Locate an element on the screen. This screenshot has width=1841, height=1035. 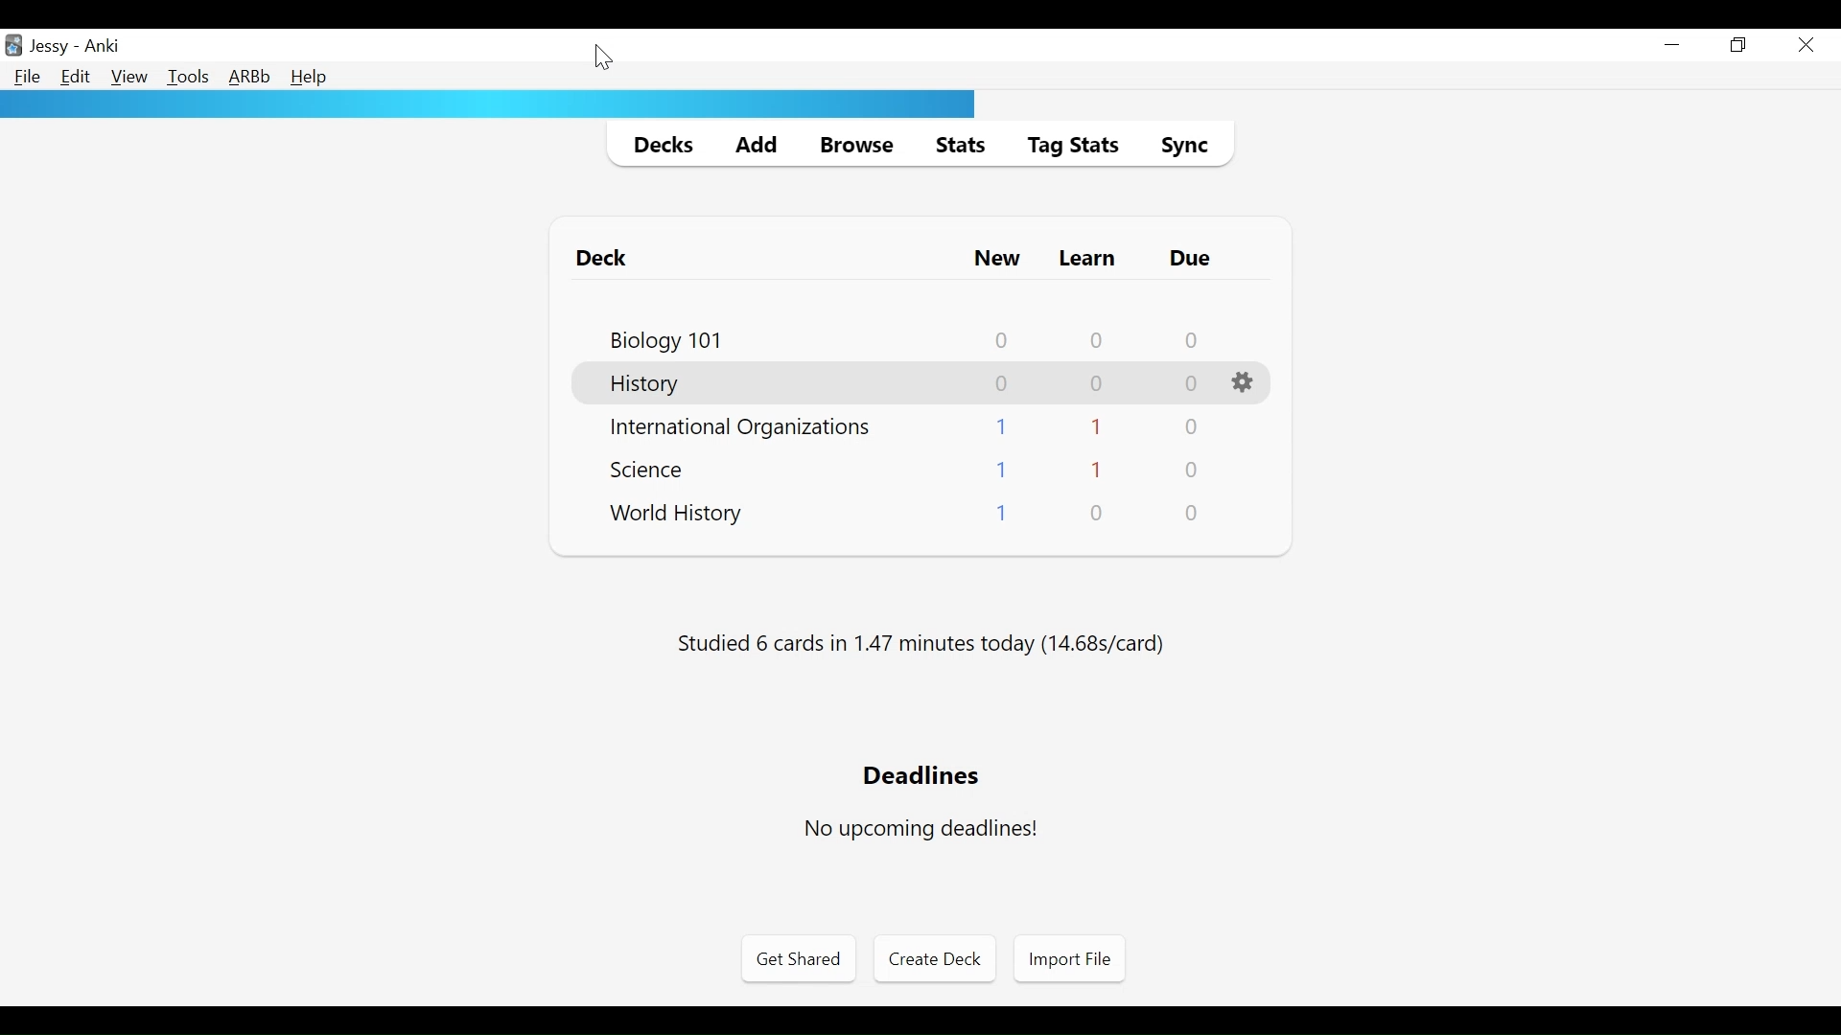
Learn Card Count is located at coordinates (1100, 513).